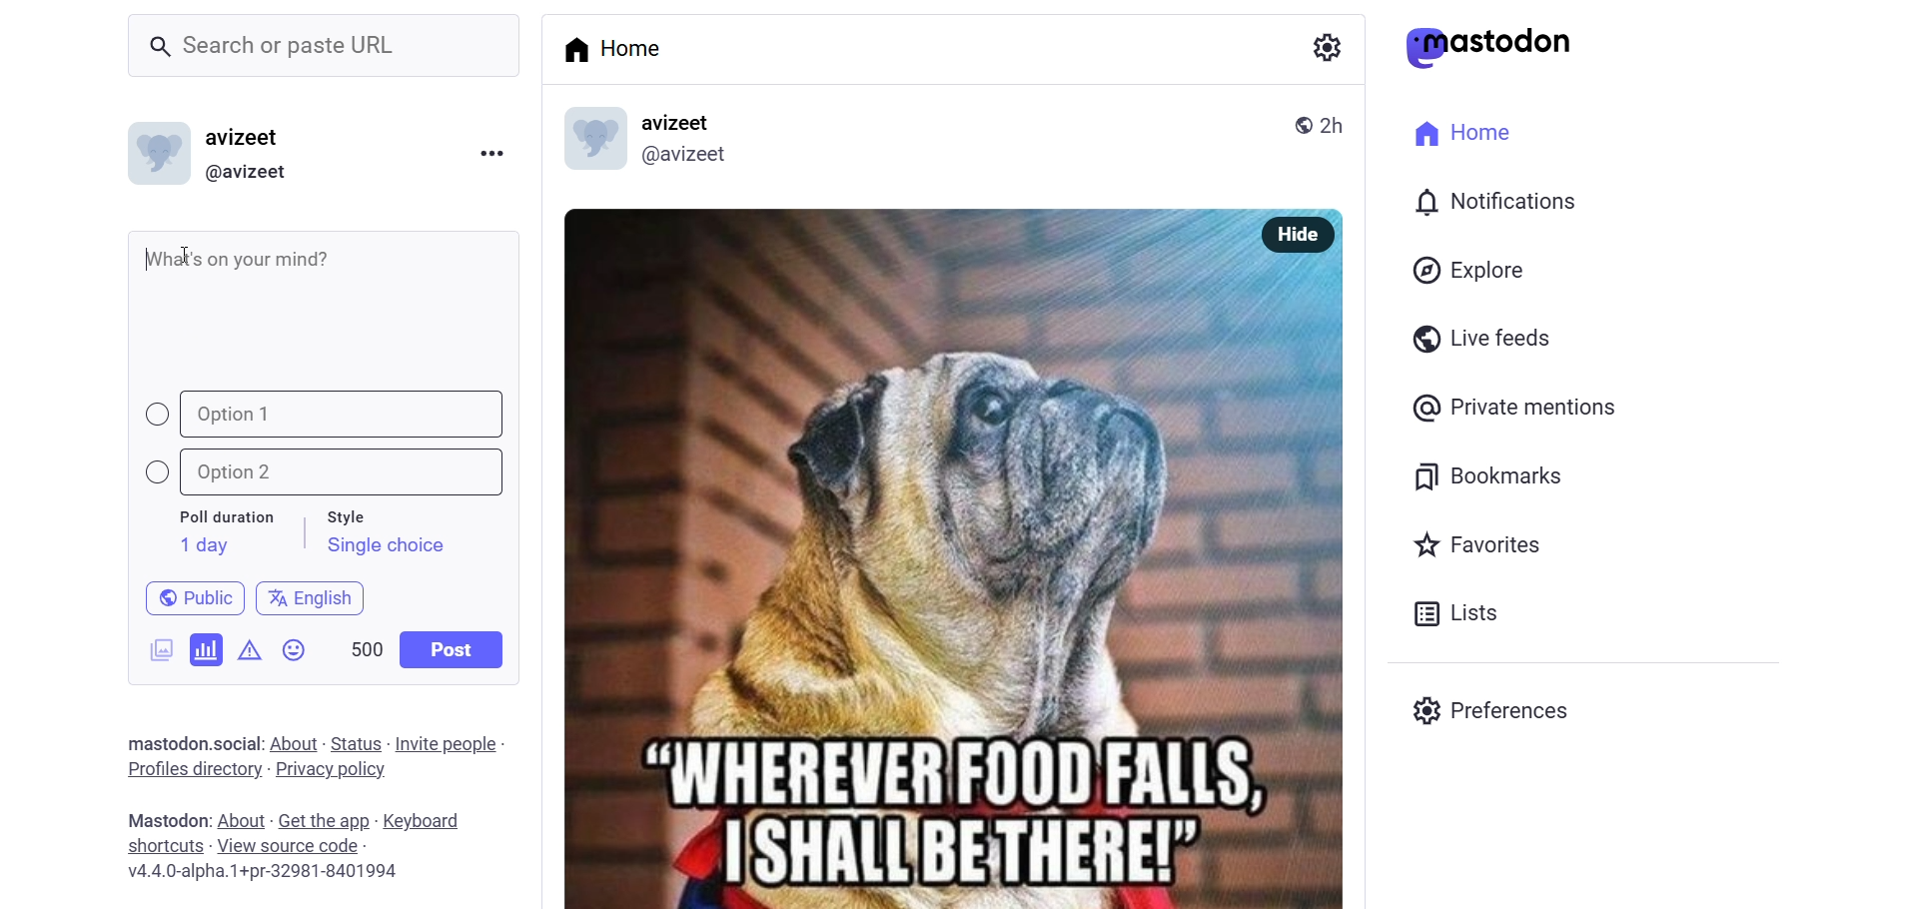 This screenshot has height=909, width=1906. What do you see at coordinates (335, 472) in the screenshot?
I see `option 2` at bounding box center [335, 472].